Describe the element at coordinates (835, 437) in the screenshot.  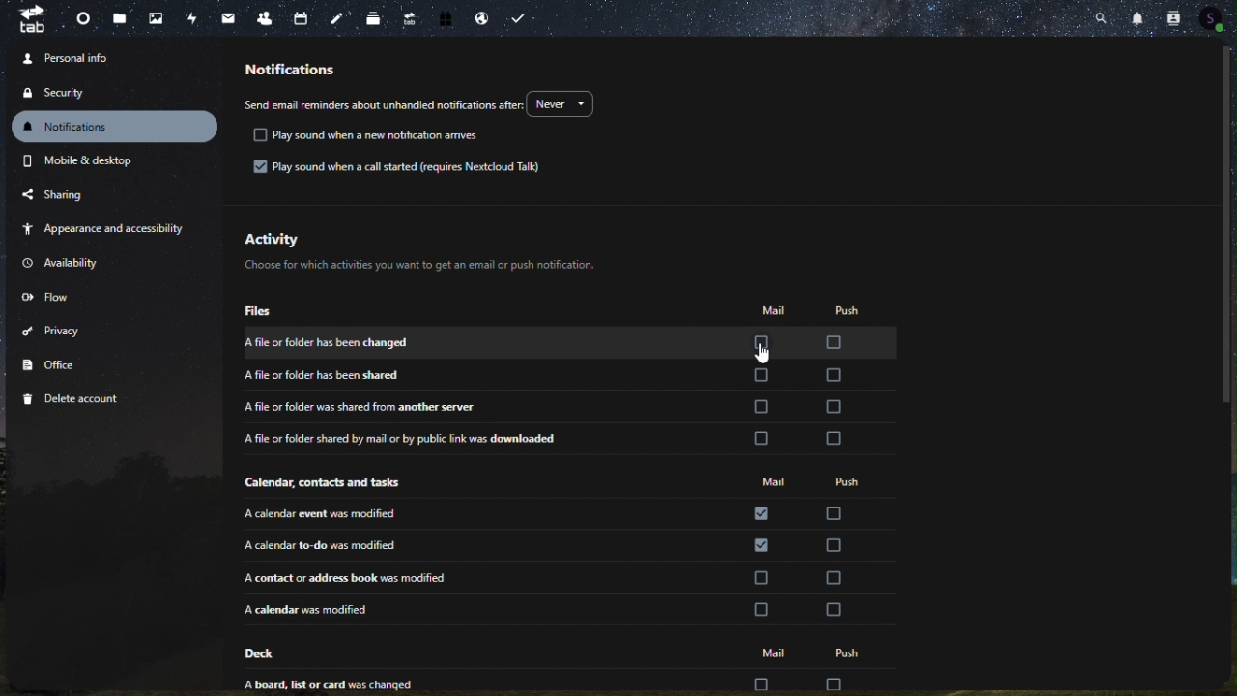
I see `check box` at that location.